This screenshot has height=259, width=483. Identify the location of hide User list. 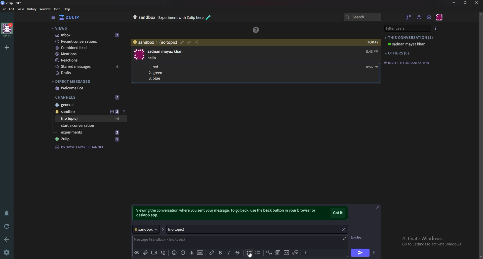
(409, 17).